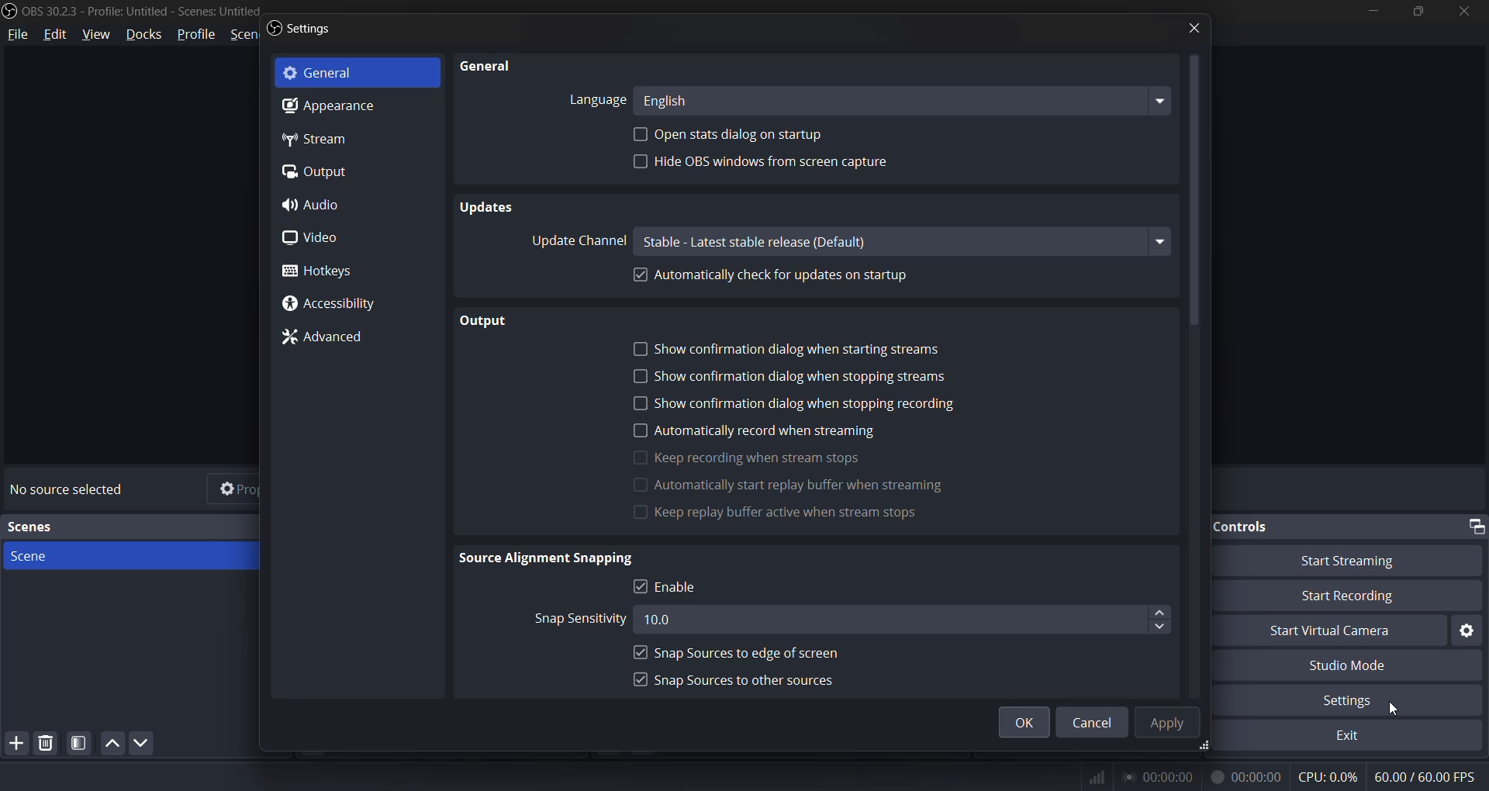 This screenshot has height=791, width=1489. Describe the element at coordinates (16, 743) in the screenshot. I see `add source` at that location.